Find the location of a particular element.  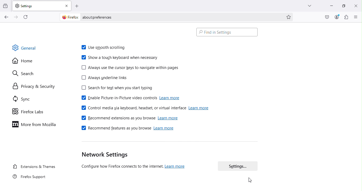

Search for text when you start typing is located at coordinates (117, 88).